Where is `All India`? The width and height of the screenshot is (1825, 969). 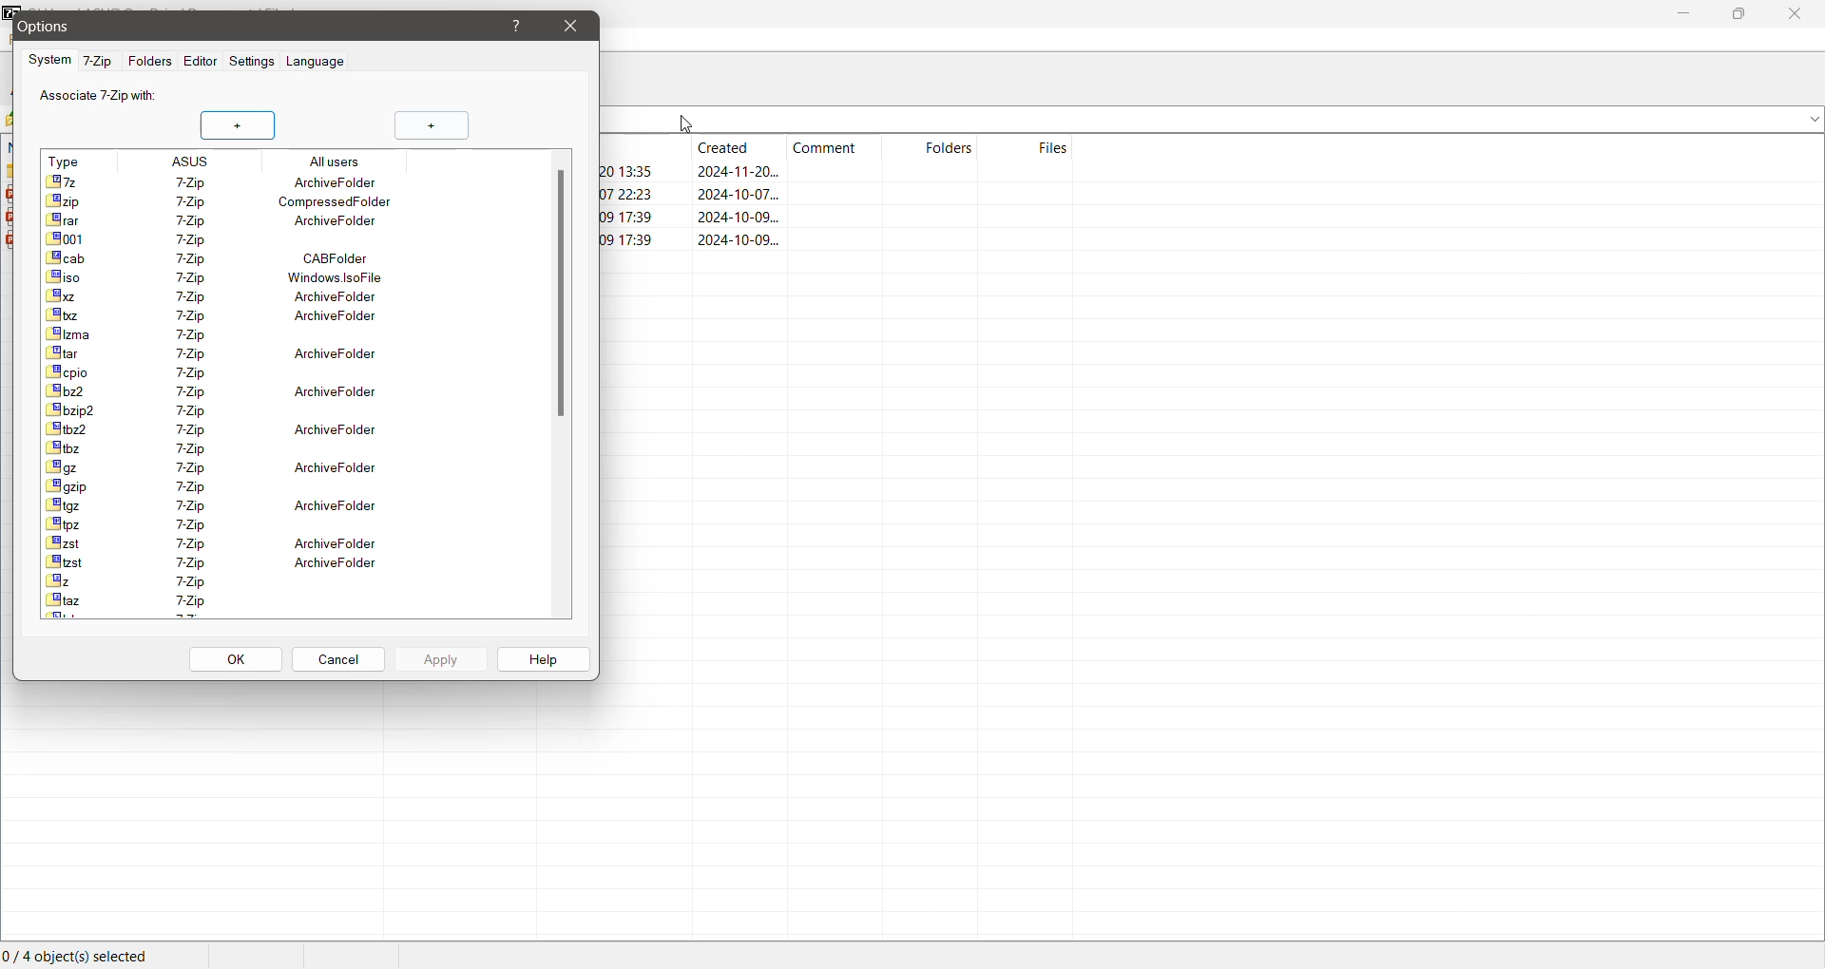 All India is located at coordinates (289, 160).